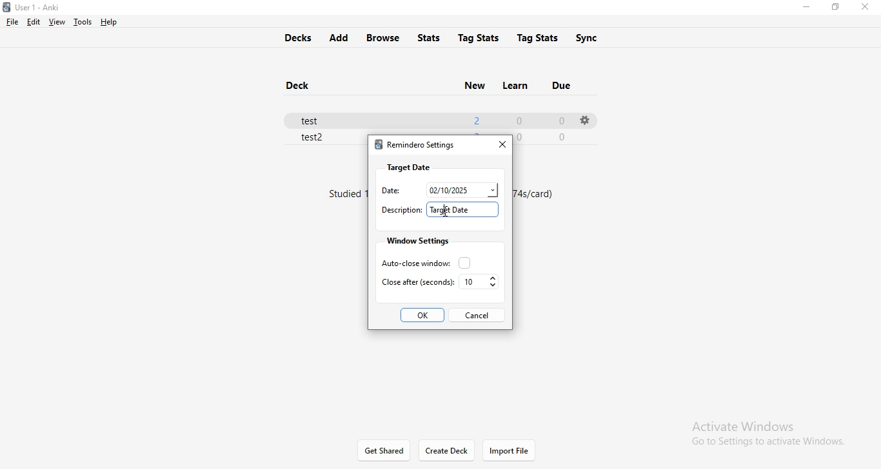 Image resolution: width=881 pixels, height=469 pixels. What do you see at coordinates (388, 191) in the screenshot?
I see `date` at bounding box center [388, 191].